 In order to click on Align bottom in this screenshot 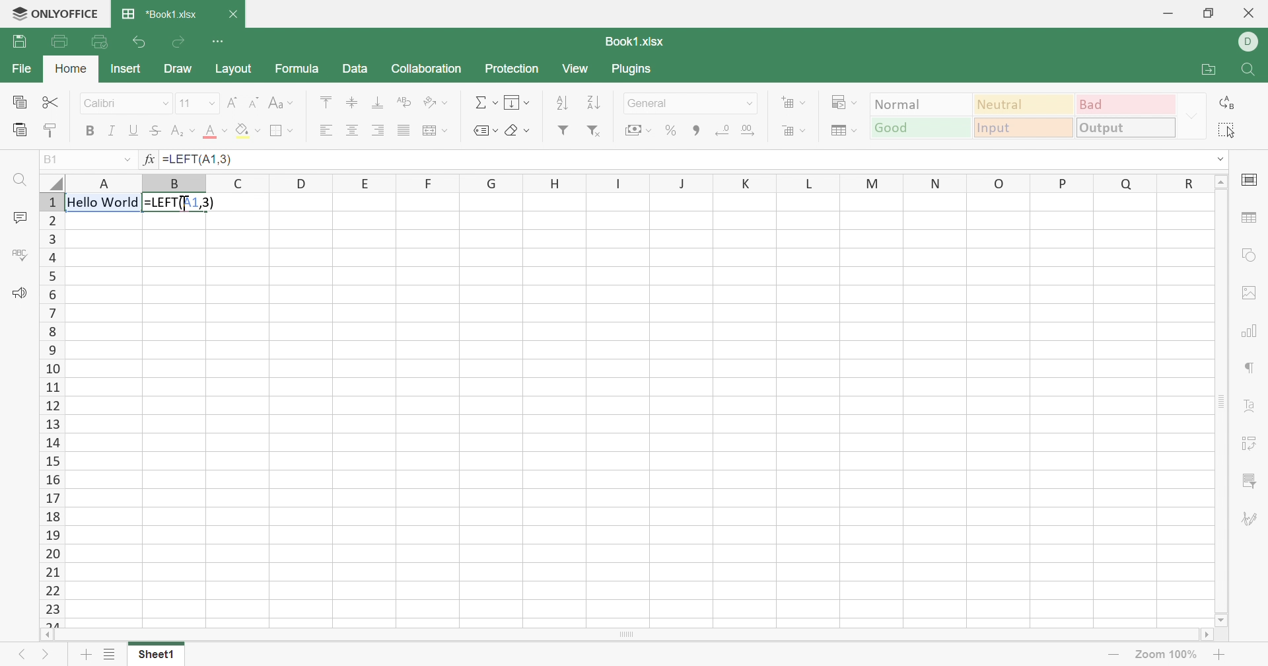, I will do `click(378, 102)`.